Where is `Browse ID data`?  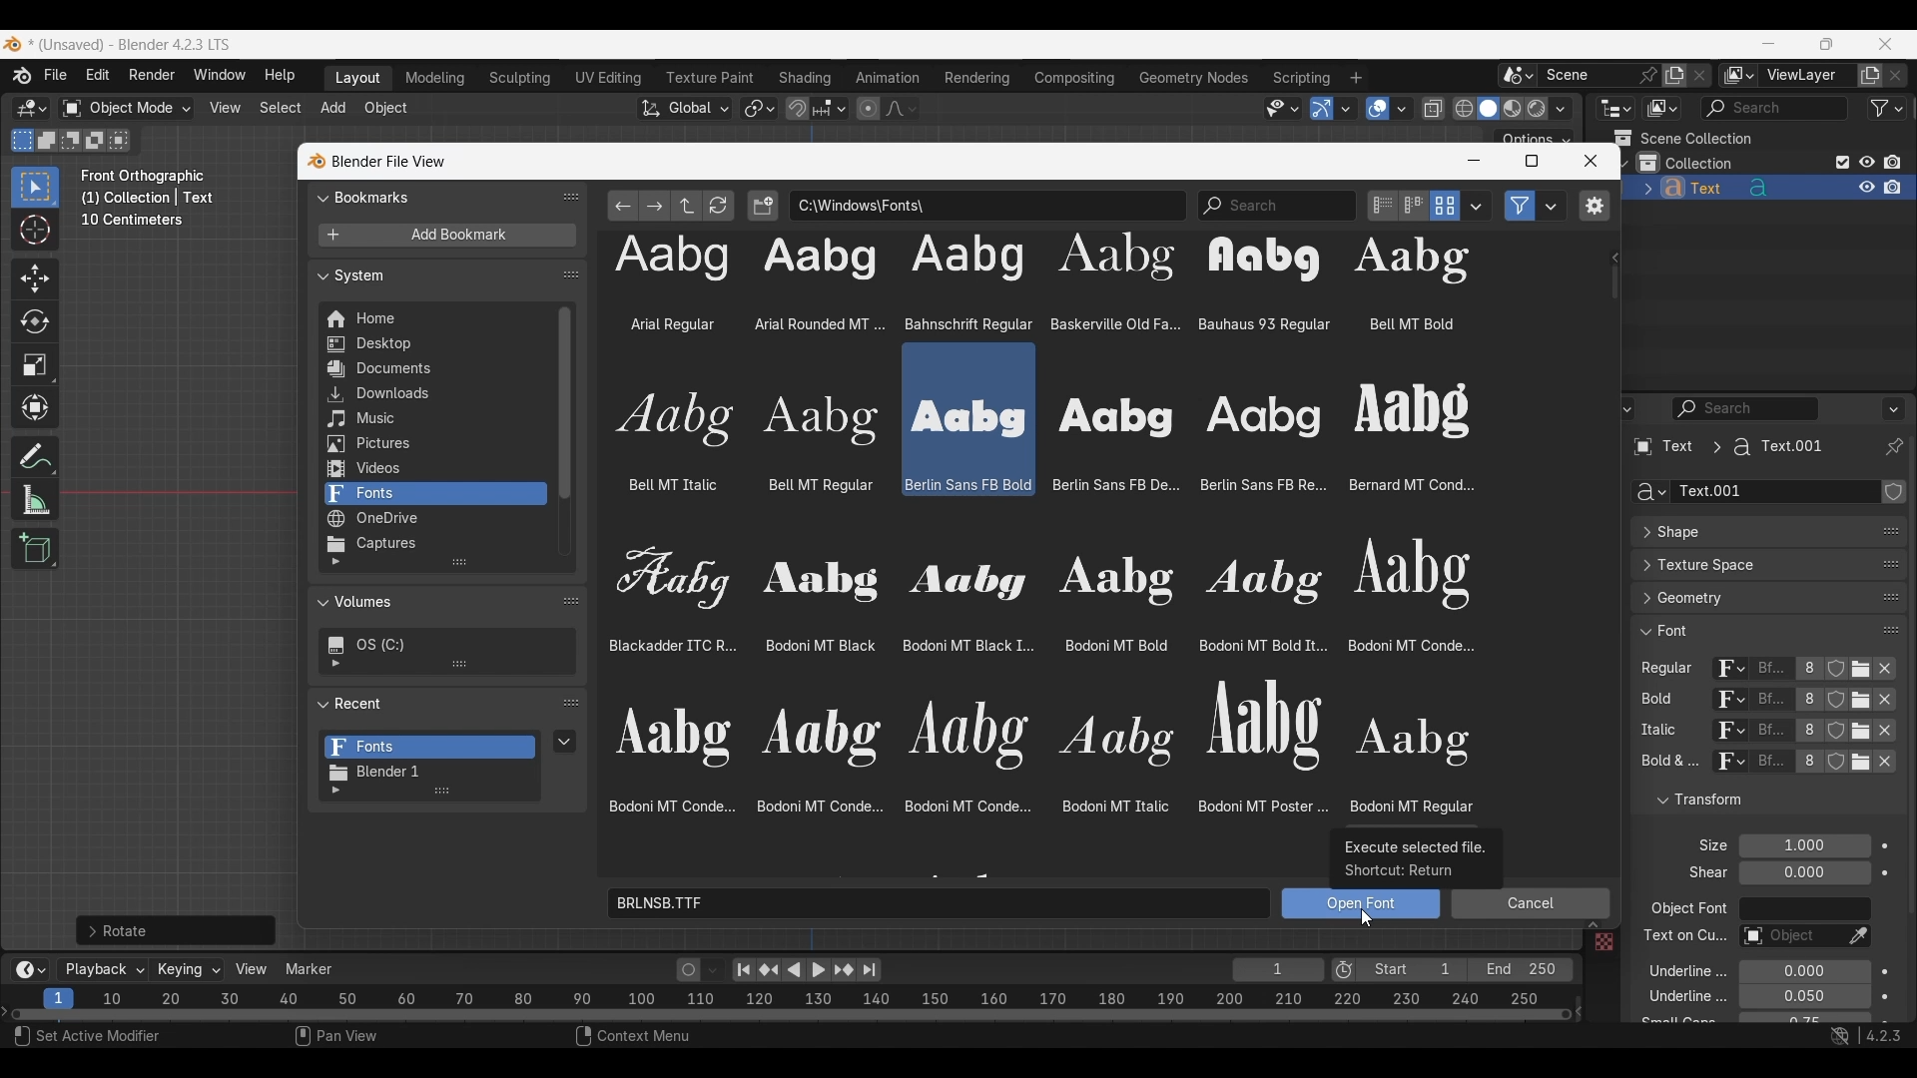 Browse ID data is located at coordinates (1721, 702).